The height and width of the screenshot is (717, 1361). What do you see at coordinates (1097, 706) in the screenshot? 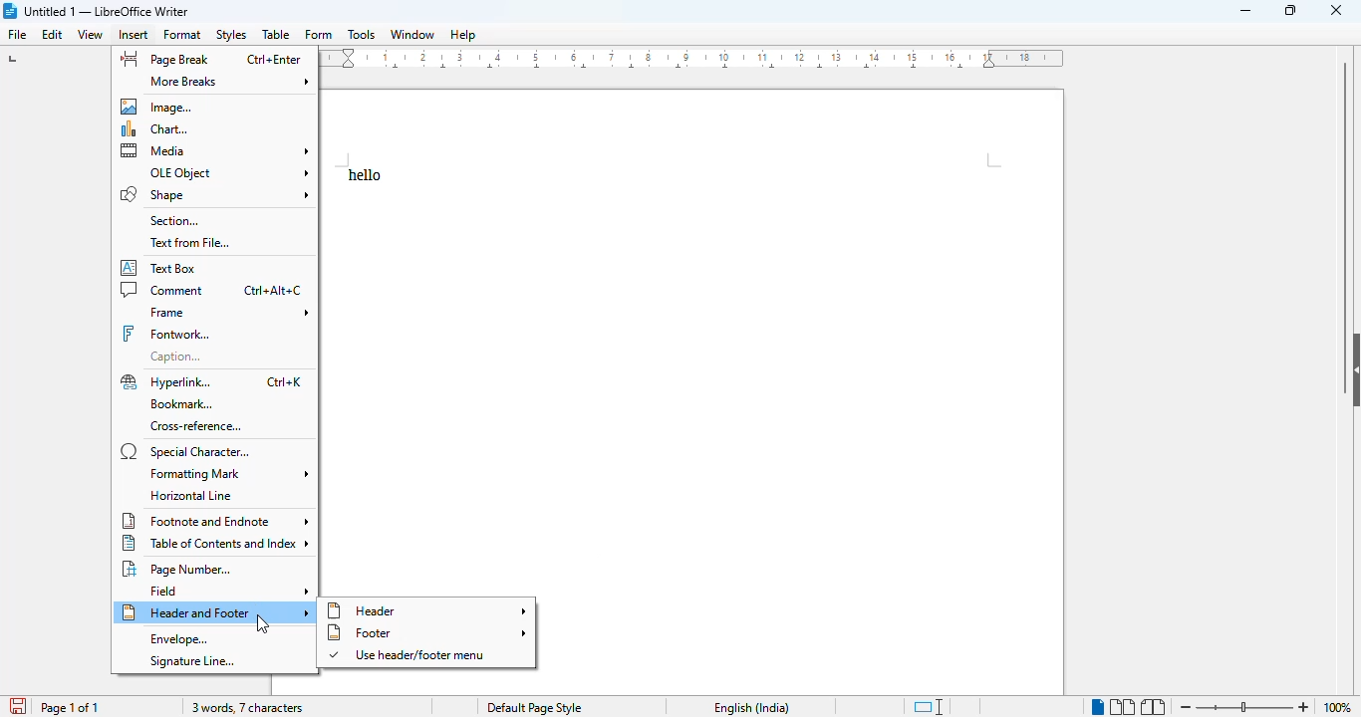
I see `single-page view` at bounding box center [1097, 706].